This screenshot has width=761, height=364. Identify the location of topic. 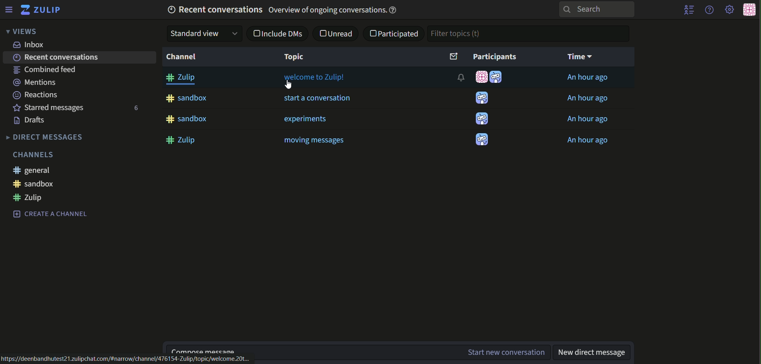
(295, 57).